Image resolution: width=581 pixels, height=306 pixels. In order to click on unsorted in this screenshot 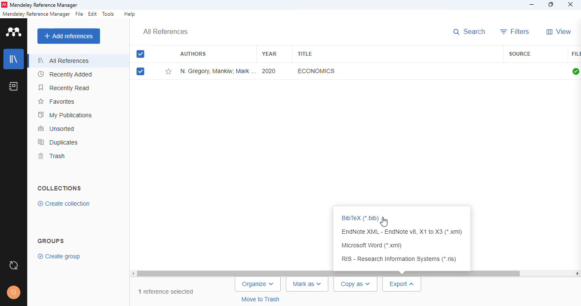, I will do `click(57, 128)`.